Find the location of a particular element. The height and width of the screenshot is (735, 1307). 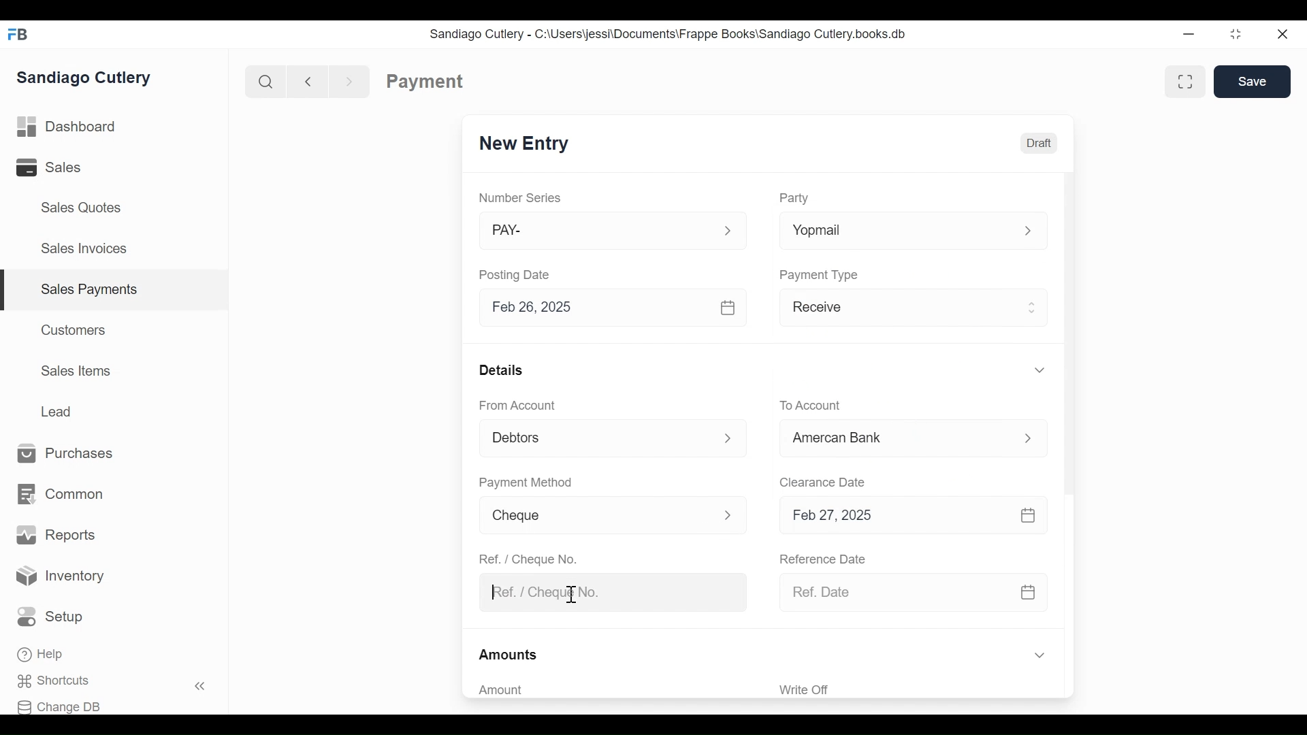

Ref. / Cheque No. is located at coordinates (527, 558).